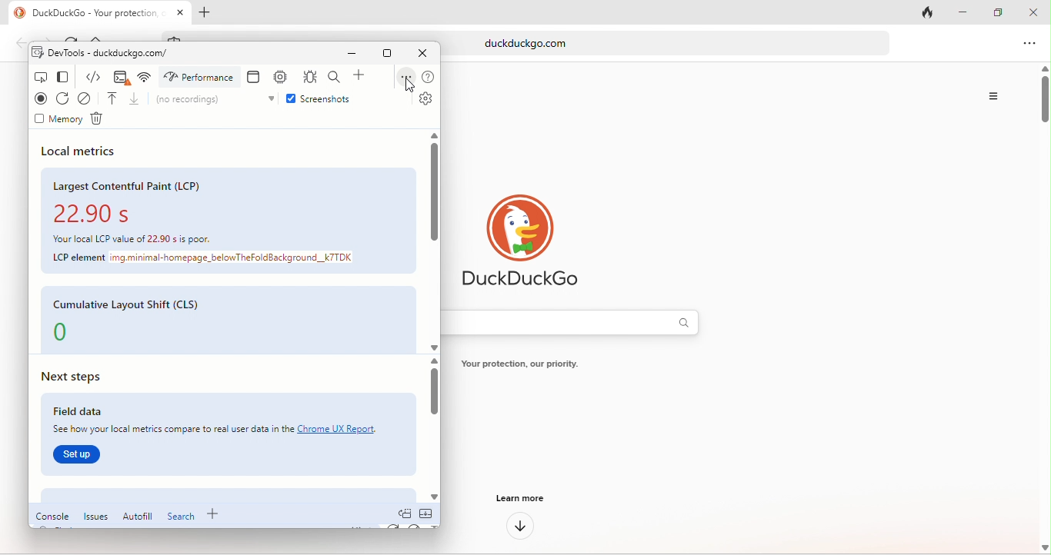  I want to click on search bar, so click(582, 323).